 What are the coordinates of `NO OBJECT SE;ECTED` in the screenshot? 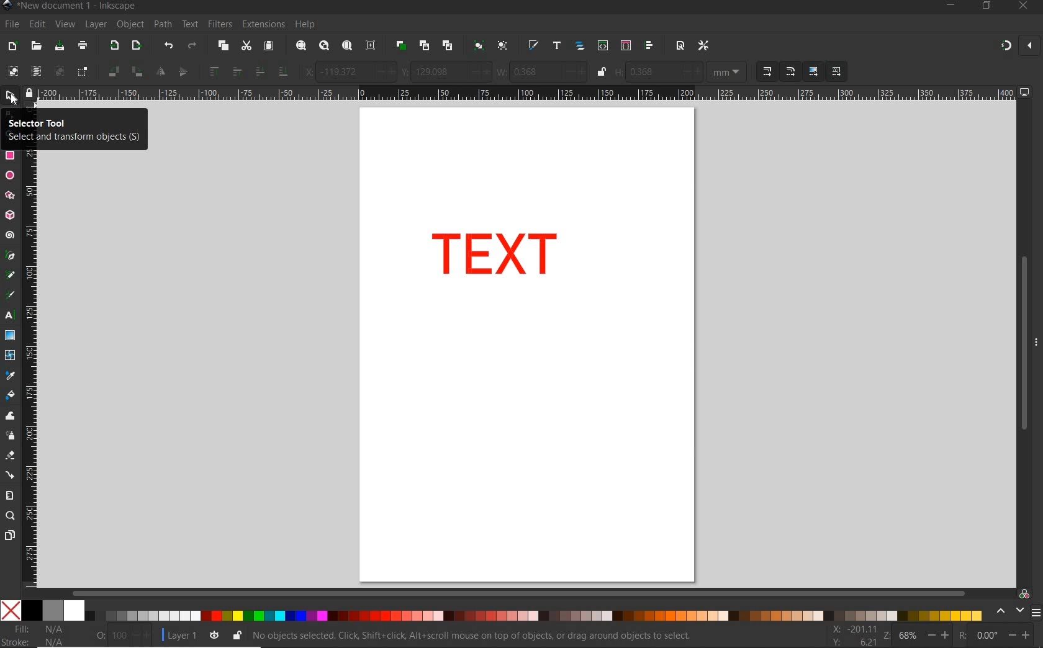 It's located at (472, 637).